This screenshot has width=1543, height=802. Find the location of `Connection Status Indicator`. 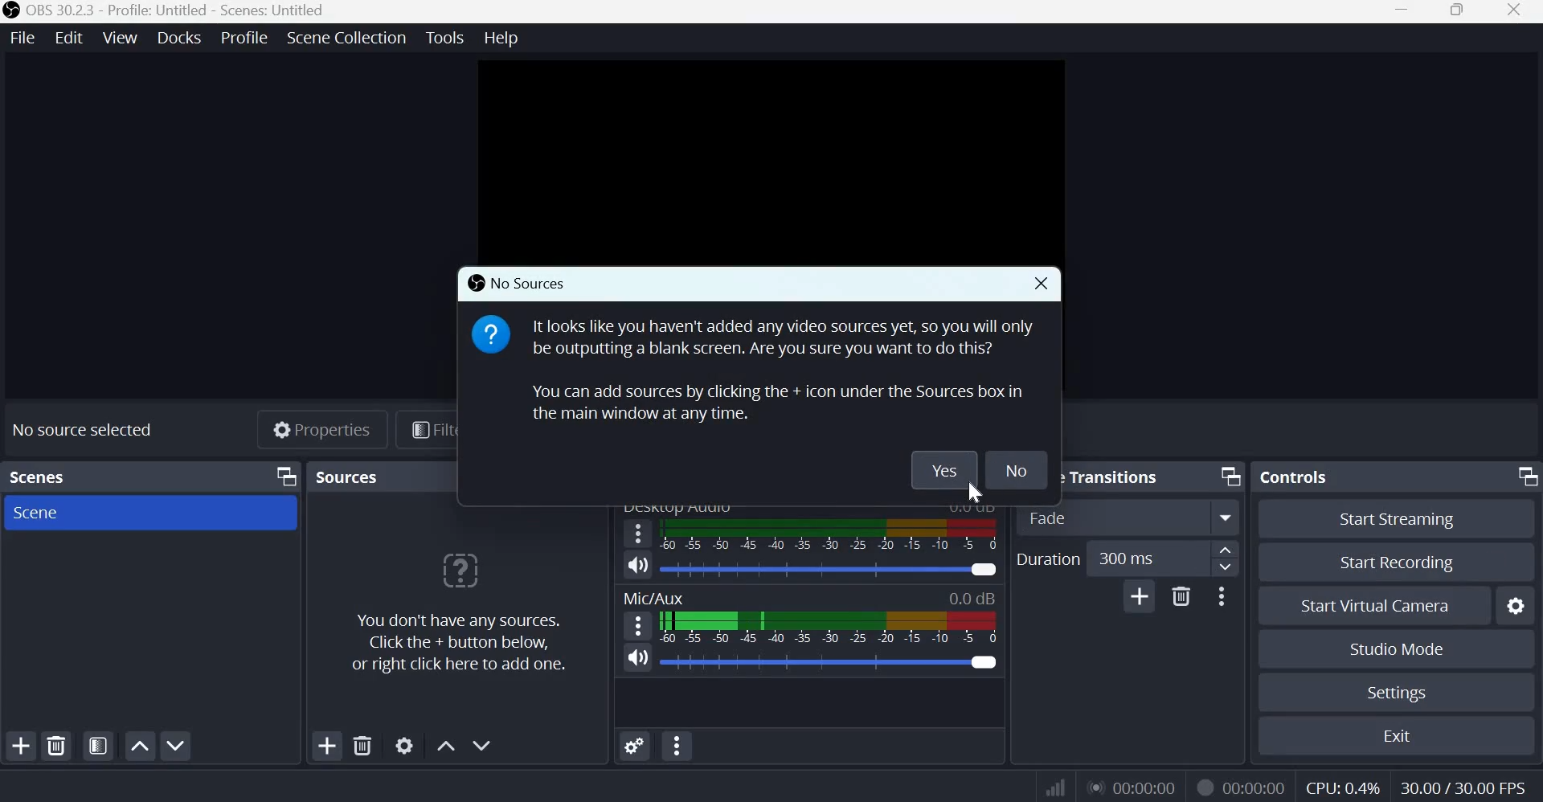

Connection Status Indicator is located at coordinates (1057, 785).